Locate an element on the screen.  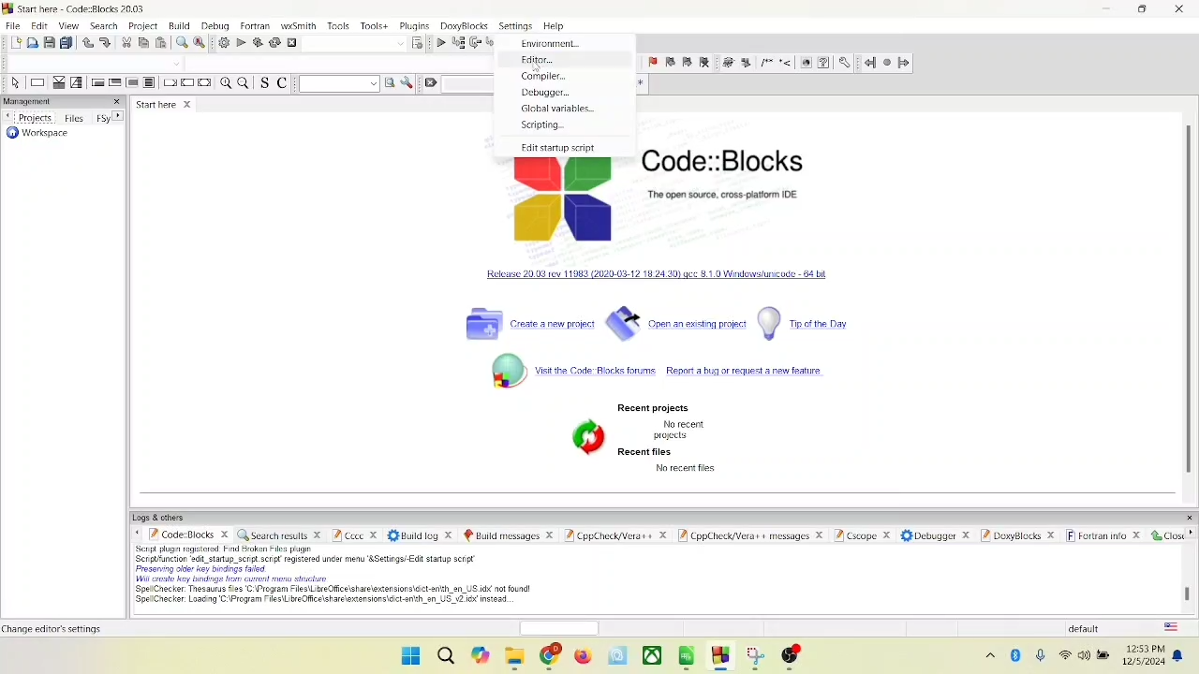
rebuild is located at coordinates (275, 43).